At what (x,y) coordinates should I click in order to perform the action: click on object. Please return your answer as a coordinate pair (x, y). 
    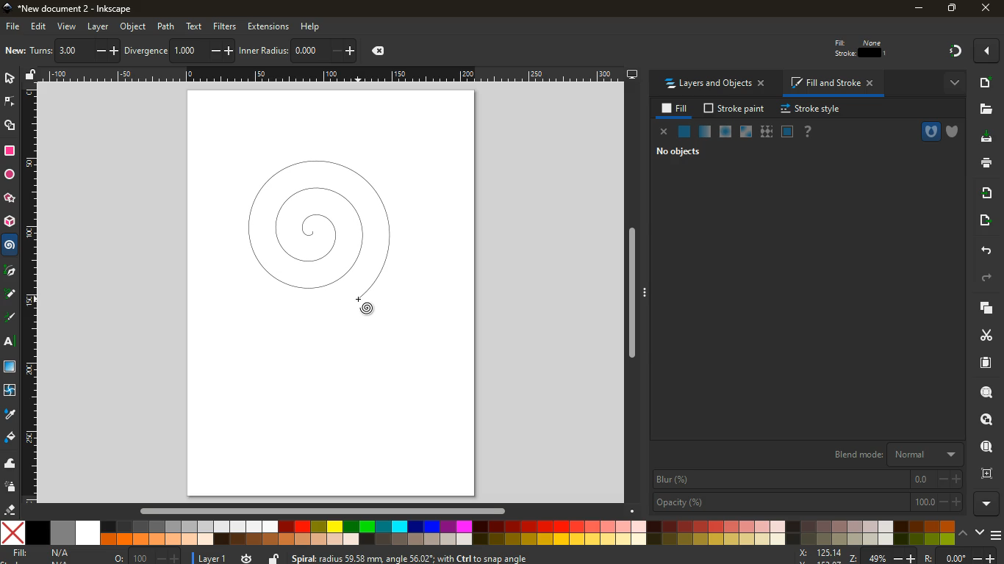
    Looking at the image, I should click on (132, 26).